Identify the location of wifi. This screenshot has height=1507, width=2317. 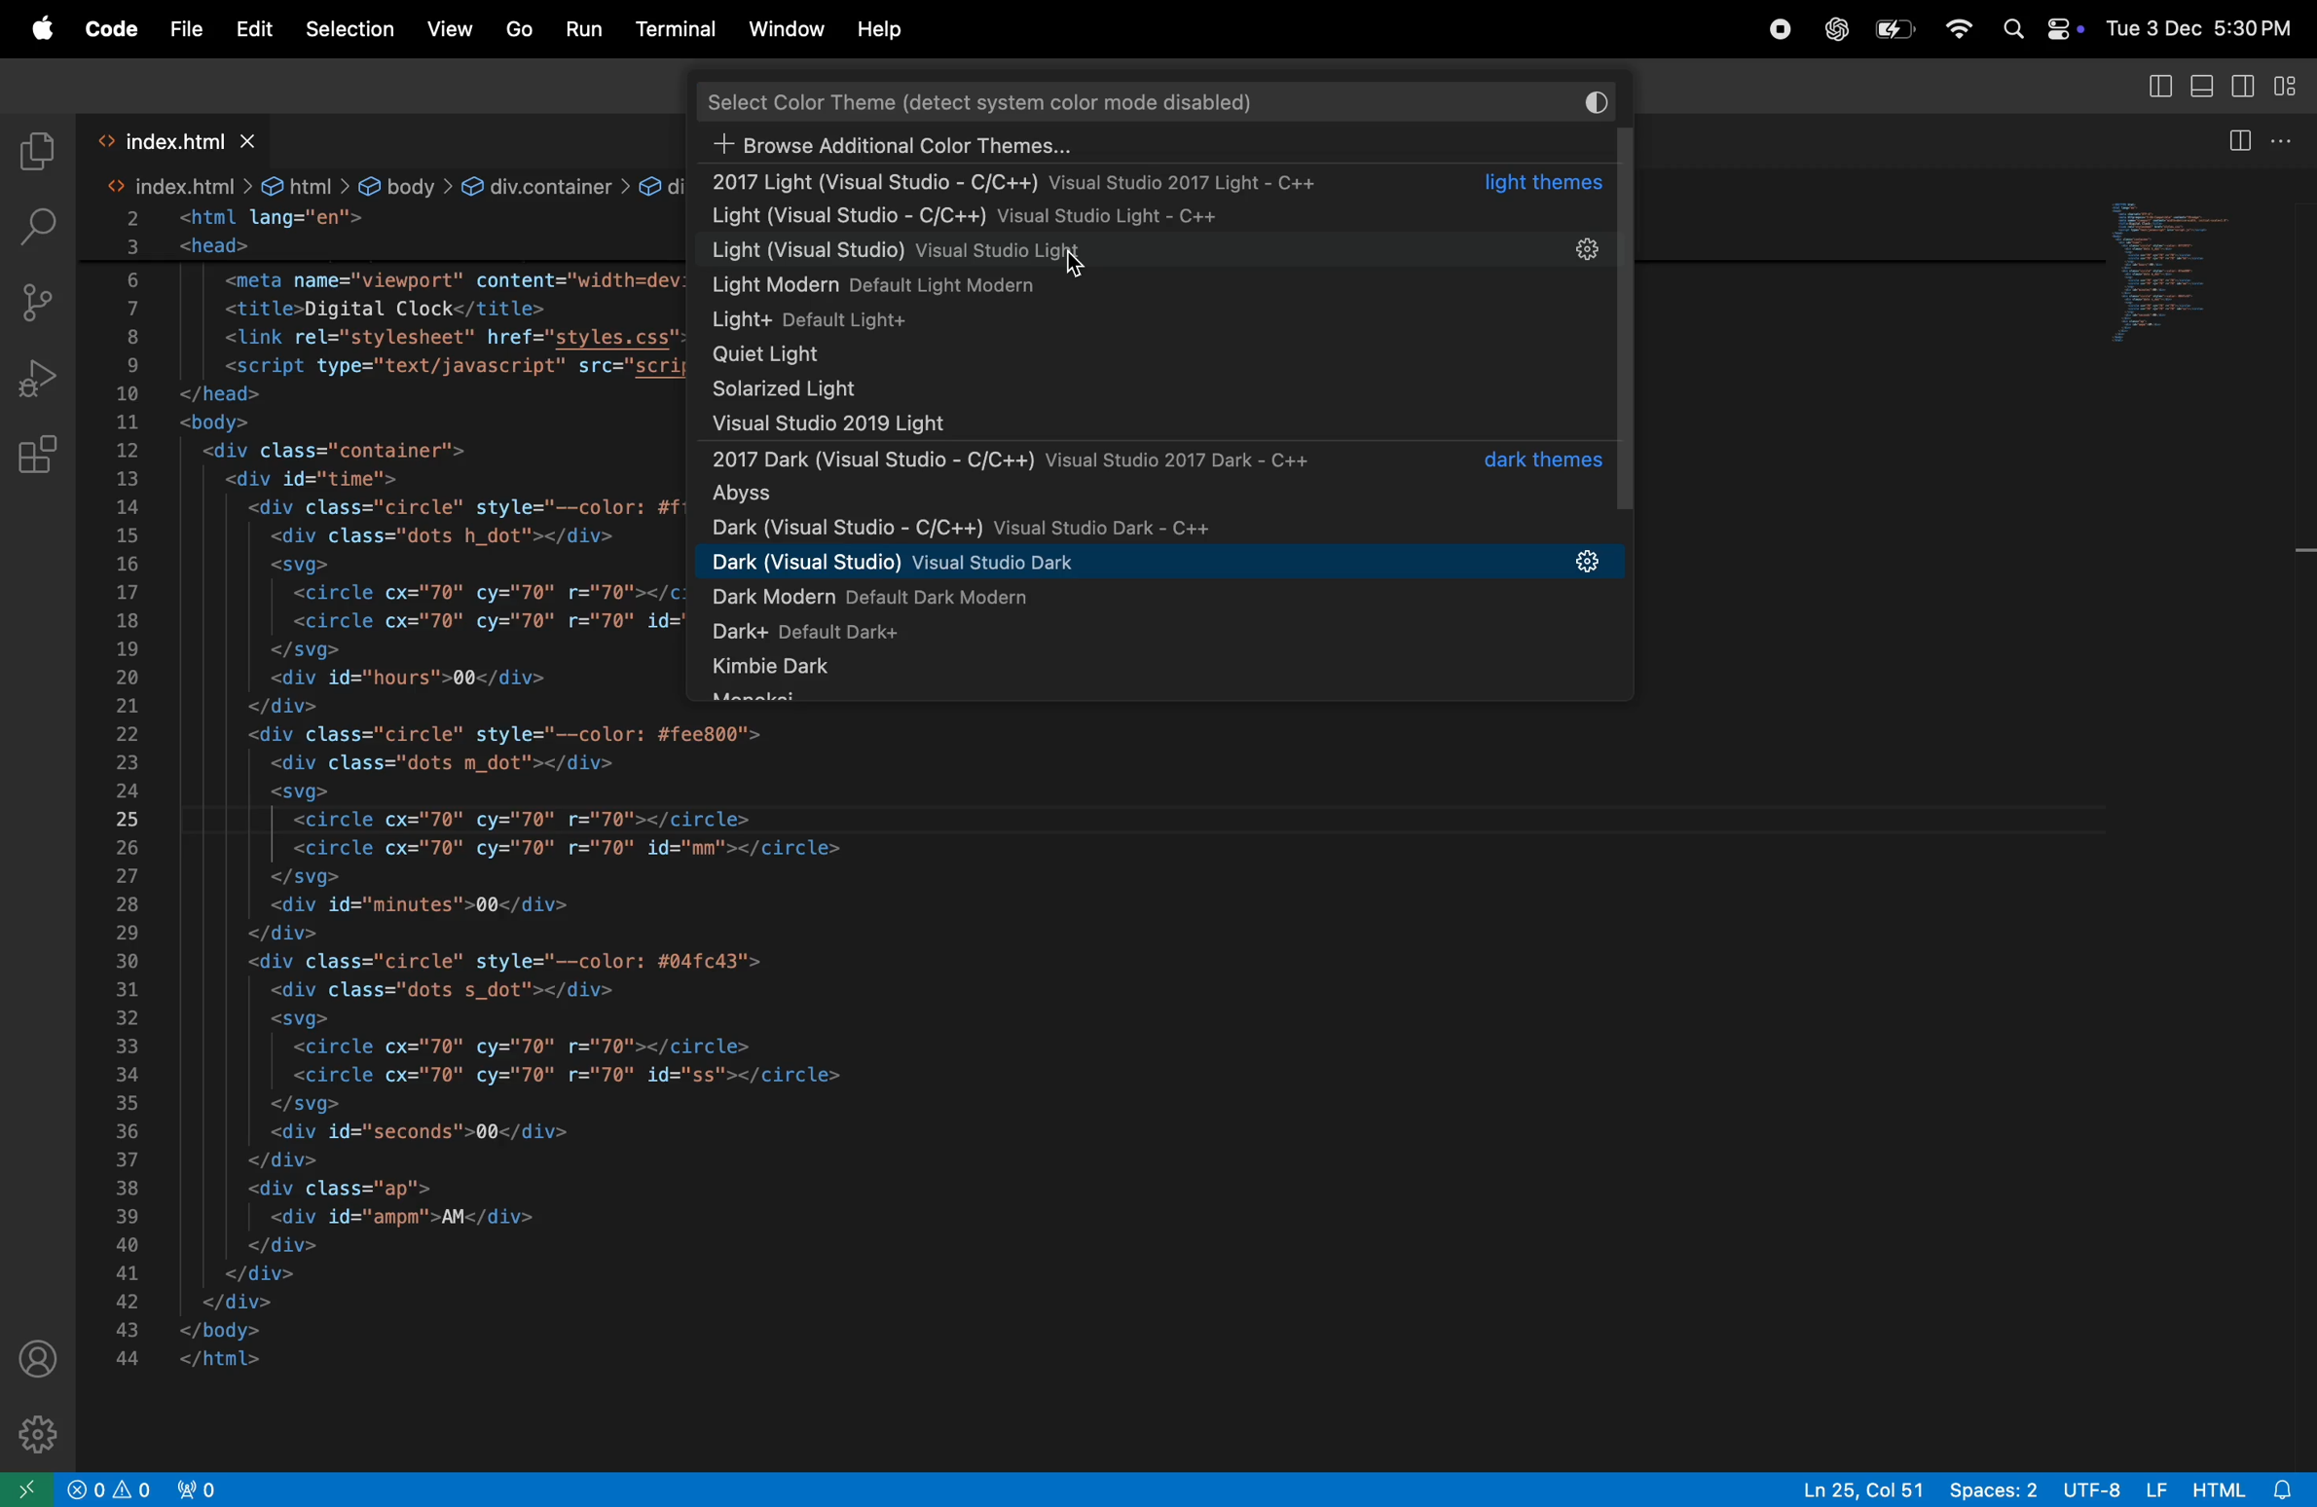
(1956, 32).